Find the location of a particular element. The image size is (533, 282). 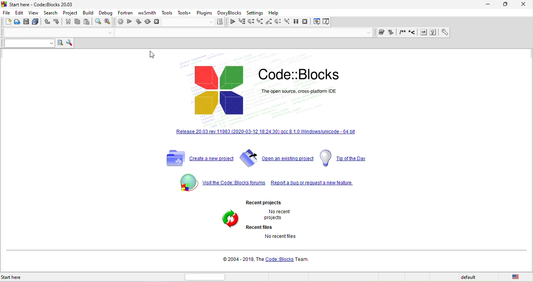

minimize is located at coordinates (486, 4).